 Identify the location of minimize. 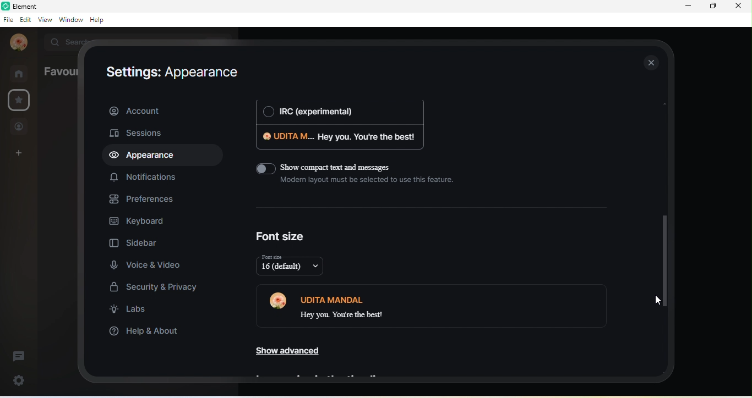
(688, 7).